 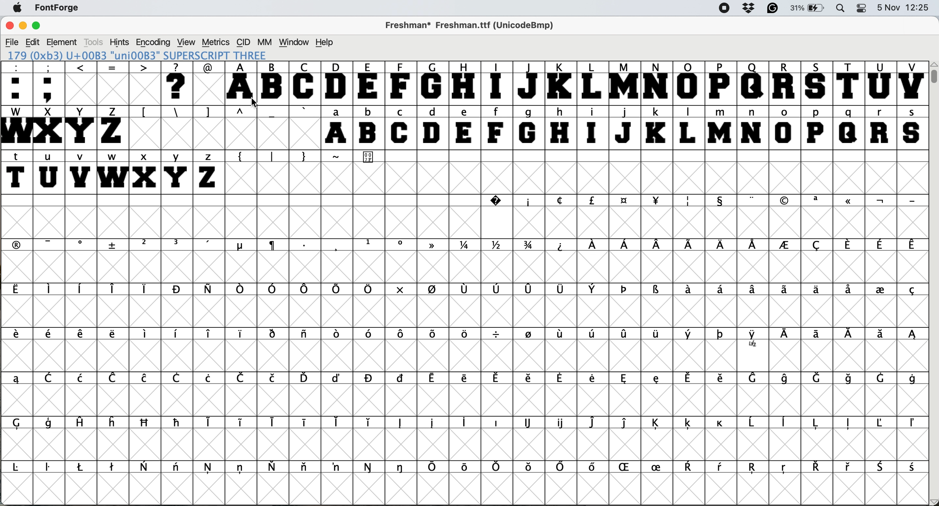 What do you see at coordinates (274, 82) in the screenshot?
I see `B` at bounding box center [274, 82].